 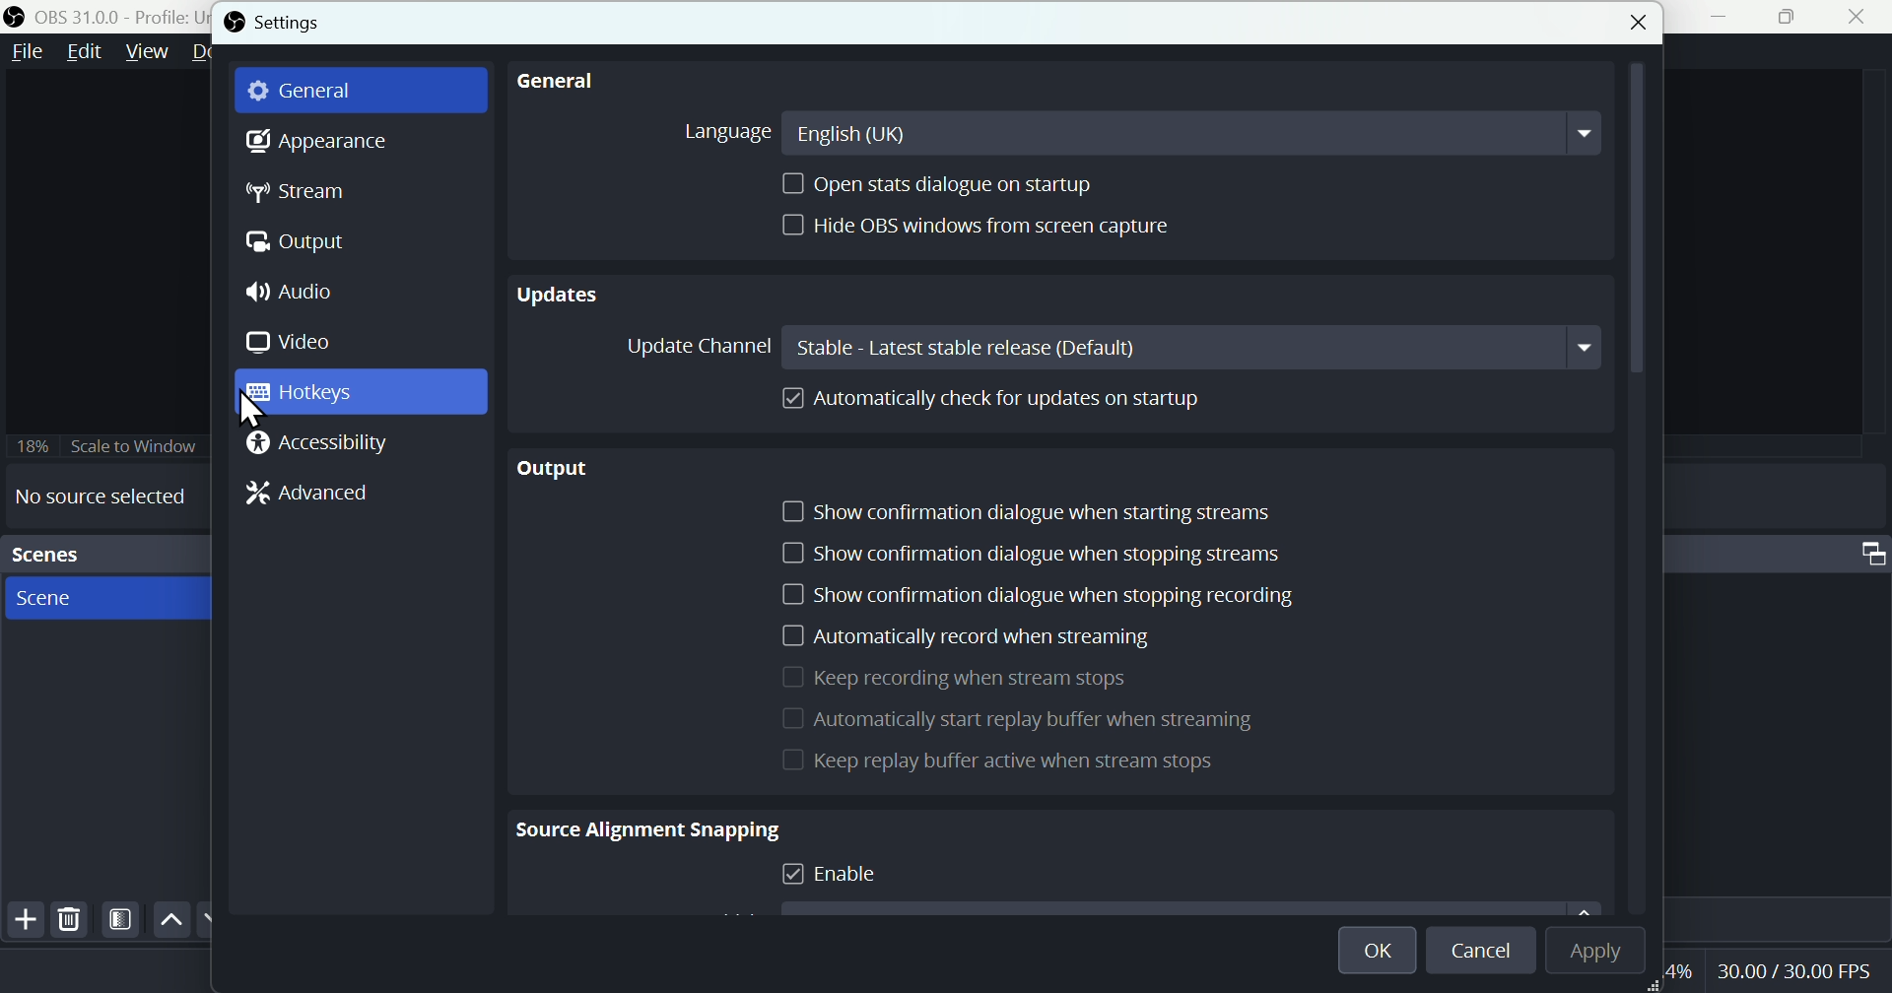 What do you see at coordinates (1195, 130) in the screenshot?
I see `English U K` at bounding box center [1195, 130].